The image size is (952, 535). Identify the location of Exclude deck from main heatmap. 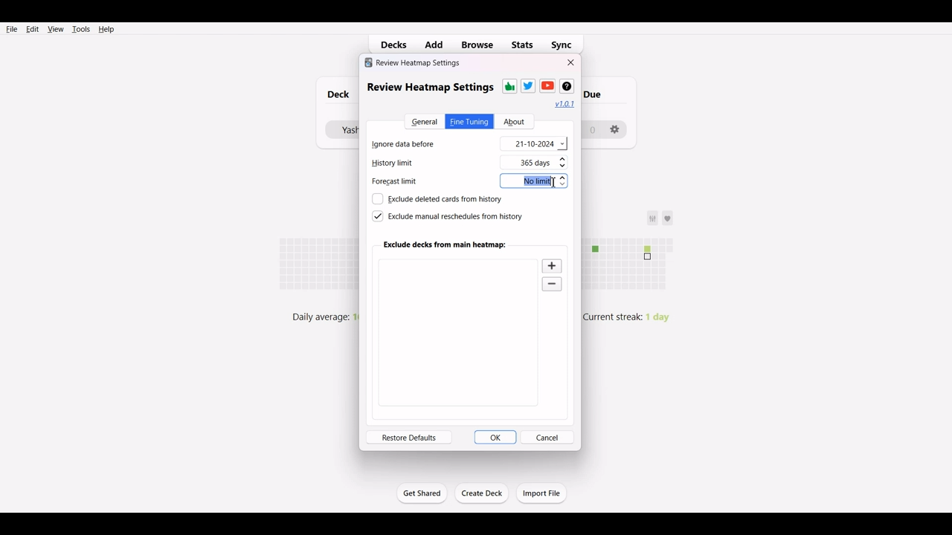
(446, 244).